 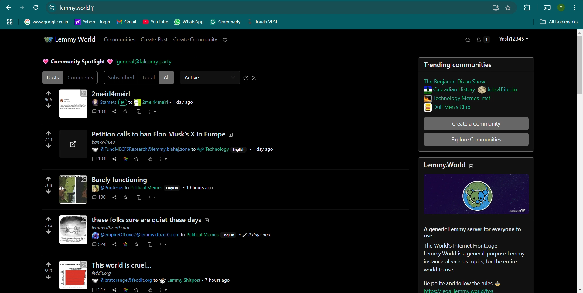 I want to click on DempireOfLove2@lemmy.dbzer0.com to Political Memes English + 2 2 days ago, so click(x=183, y=235).